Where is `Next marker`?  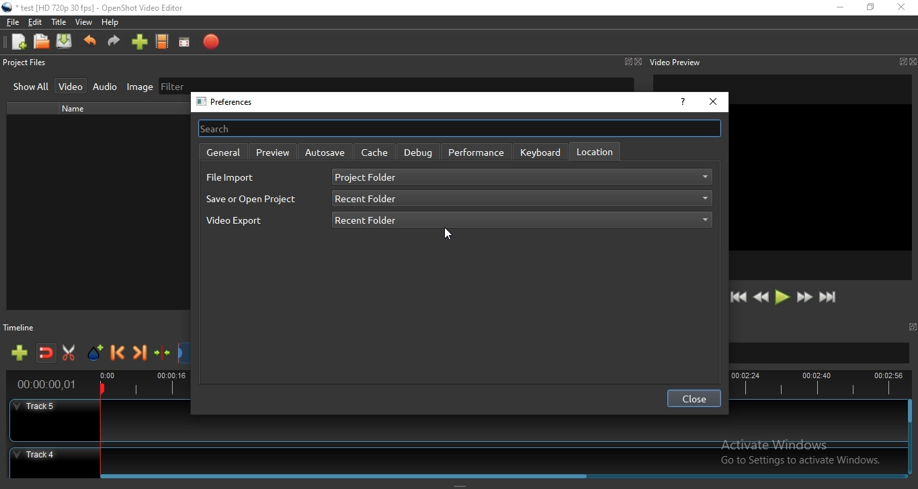 Next marker is located at coordinates (140, 355).